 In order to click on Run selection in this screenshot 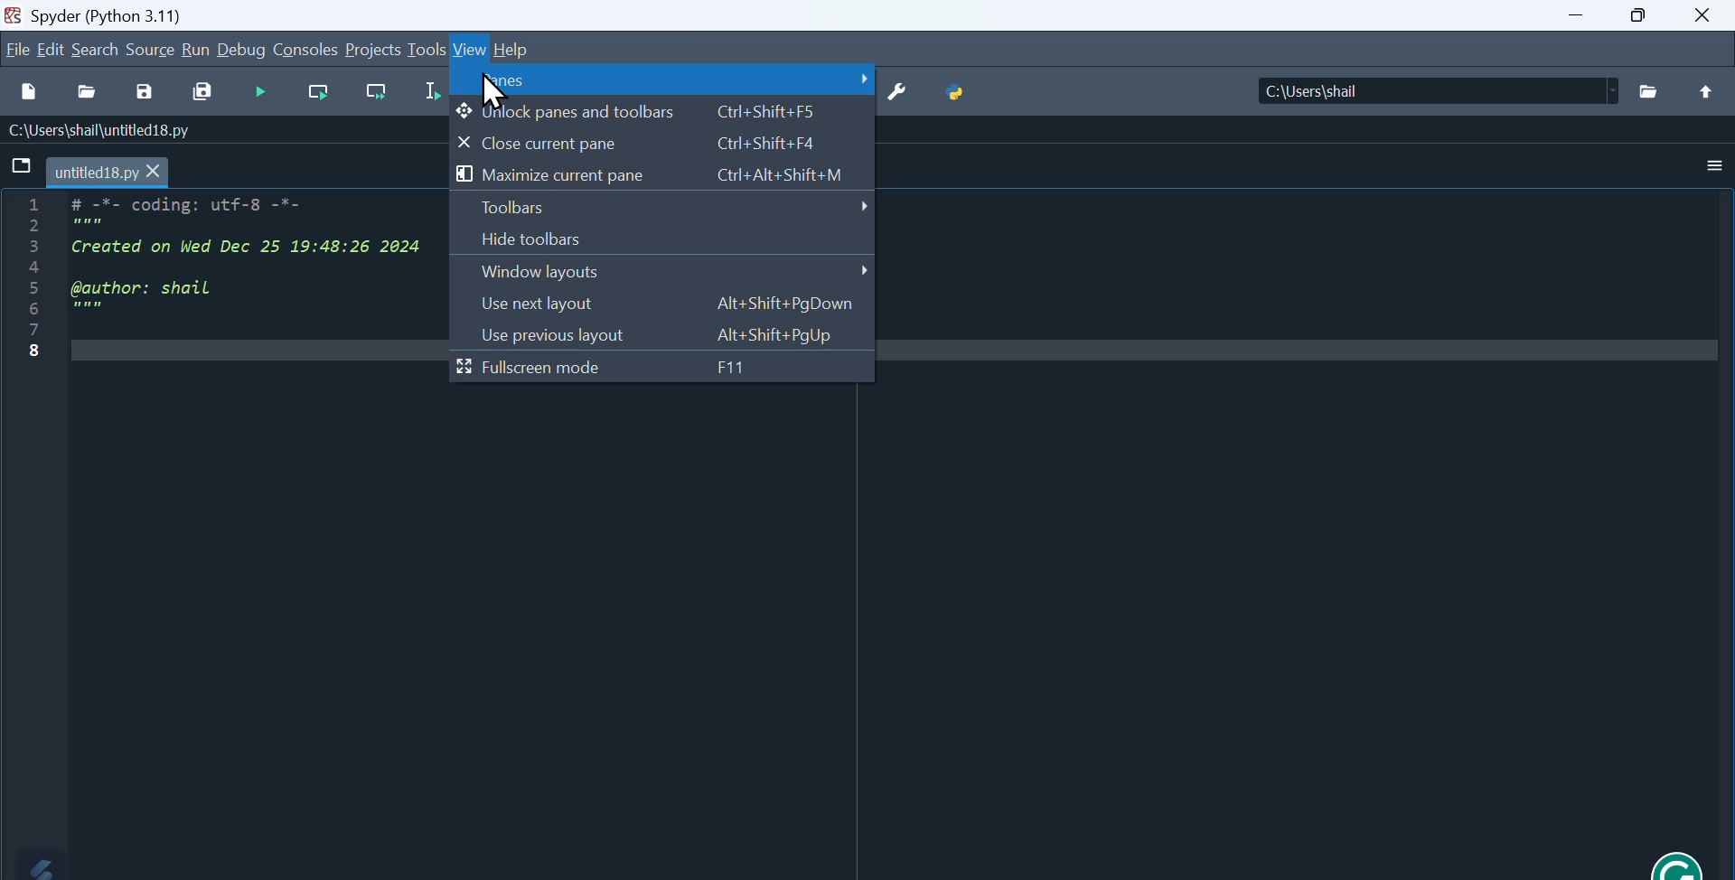, I will do `click(427, 92)`.